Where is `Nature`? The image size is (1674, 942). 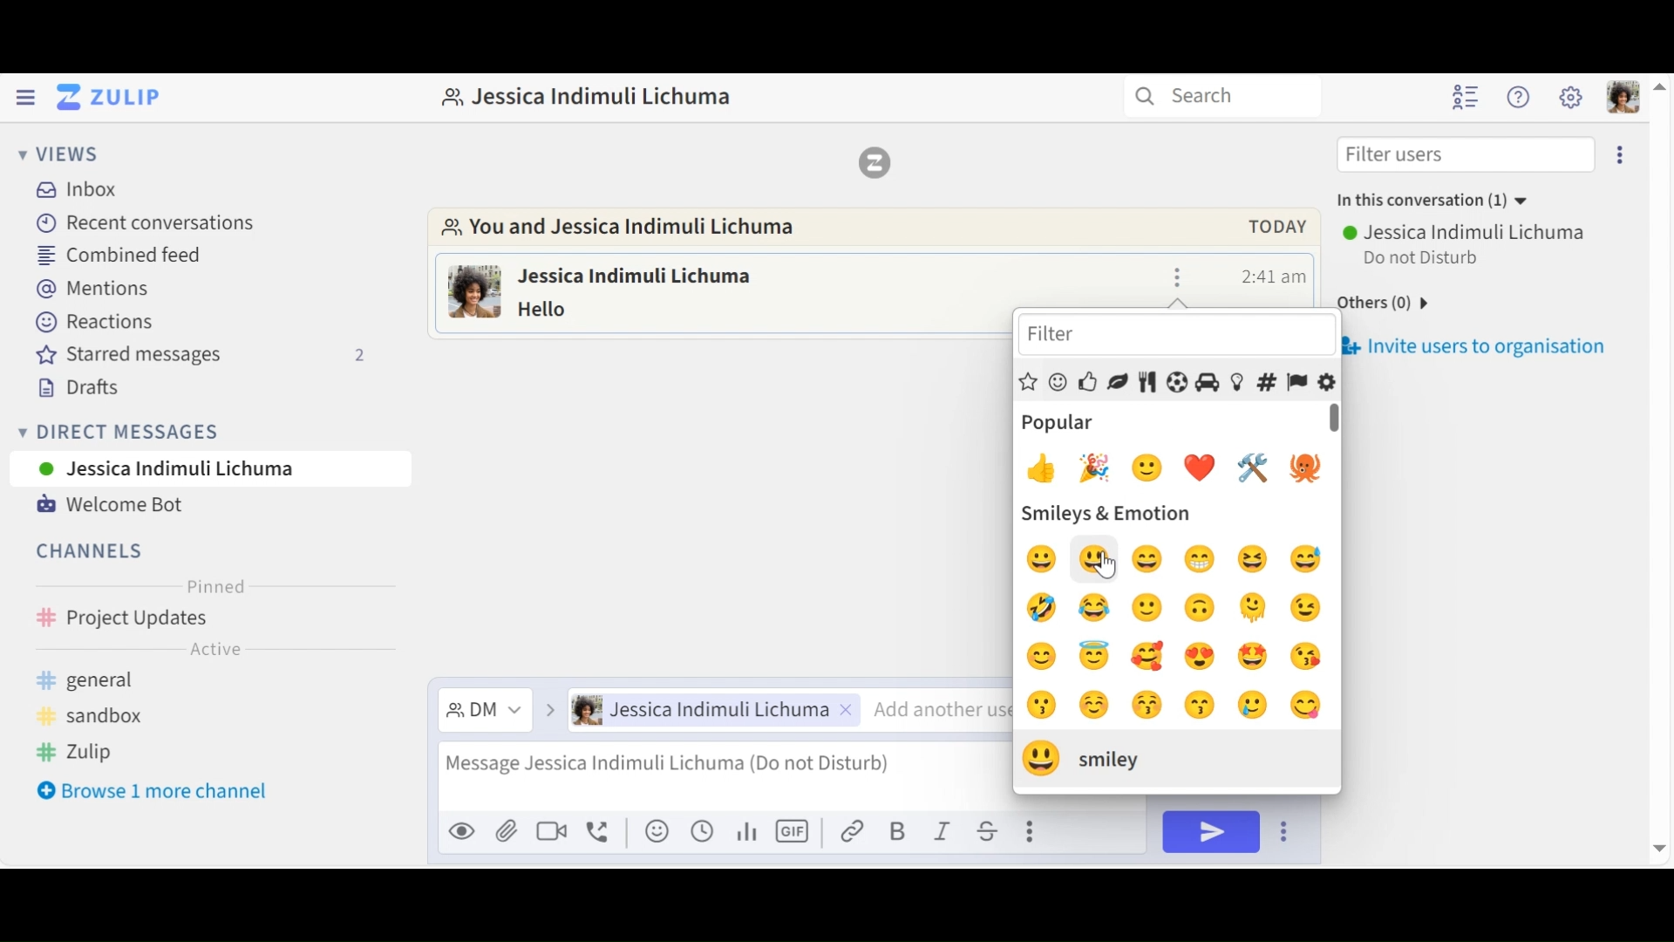
Nature is located at coordinates (1117, 382).